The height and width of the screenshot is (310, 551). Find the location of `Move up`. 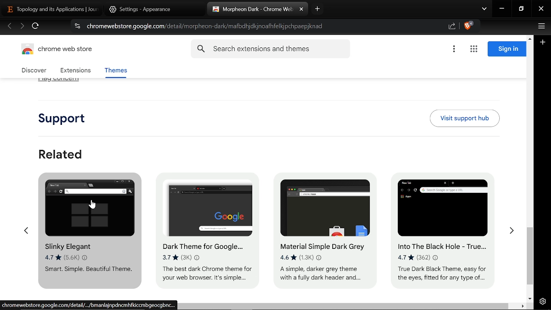

Move up is located at coordinates (529, 37).